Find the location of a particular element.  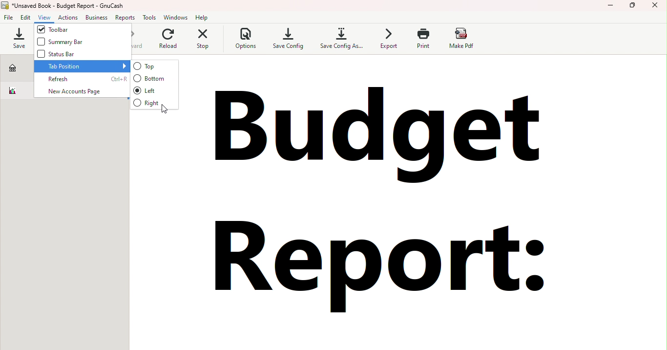

Bottom is located at coordinates (150, 78).